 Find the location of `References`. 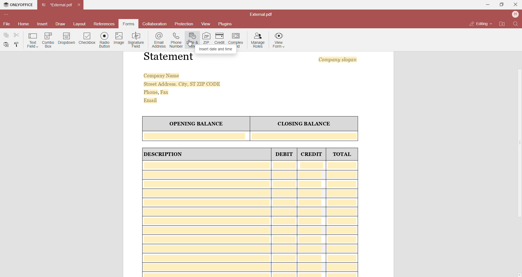

References is located at coordinates (105, 24).